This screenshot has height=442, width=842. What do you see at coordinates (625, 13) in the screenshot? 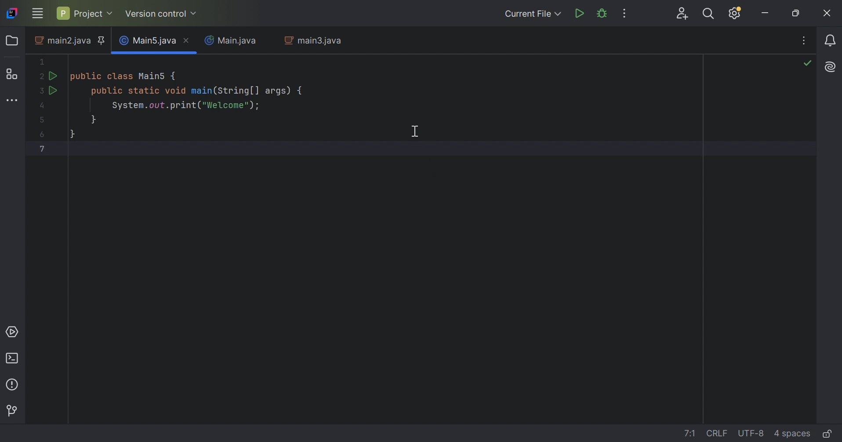
I see `More actions` at bounding box center [625, 13].